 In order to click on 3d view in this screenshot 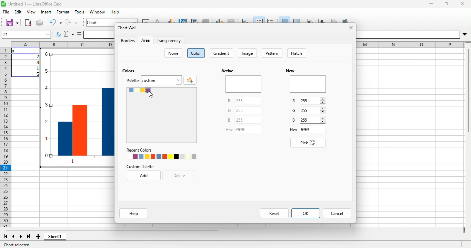, I will do `click(206, 20)`.